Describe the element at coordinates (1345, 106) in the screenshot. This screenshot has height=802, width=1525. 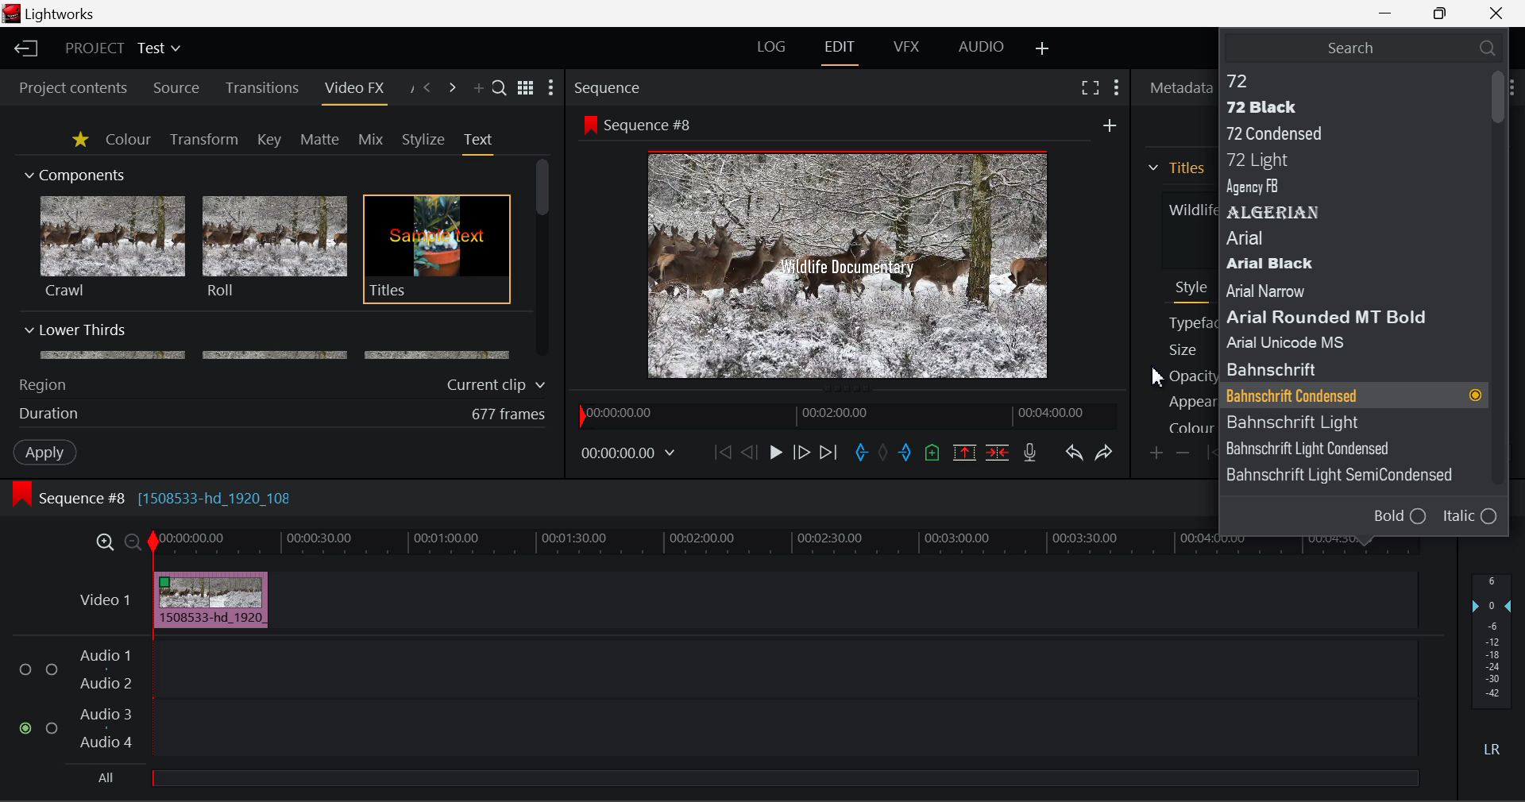
I see `72 Black` at that location.